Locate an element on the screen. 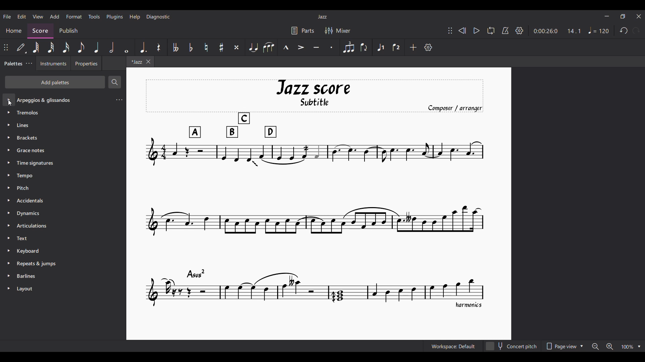  8th note is located at coordinates (82, 47).